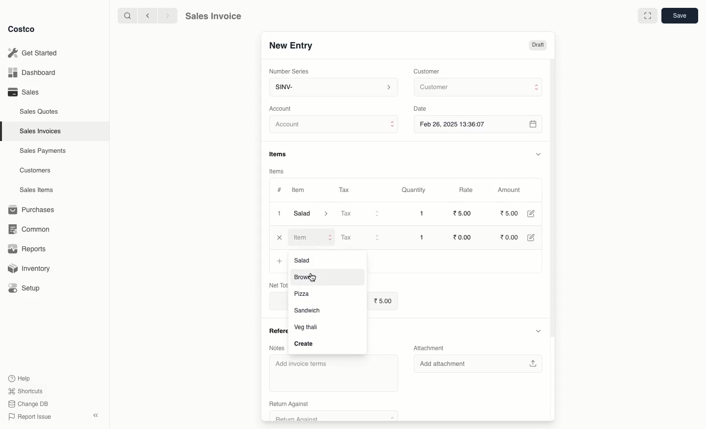  What do you see at coordinates (413, 191) in the screenshot?
I see `Quantity` at bounding box center [413, 191].